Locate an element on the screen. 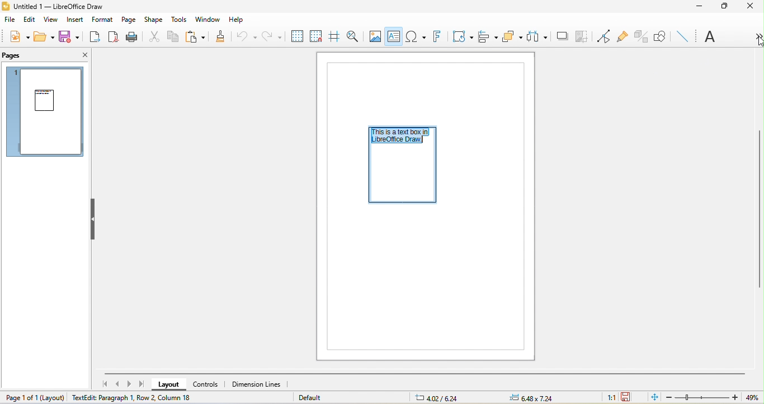 The width and height of the screenshot is (764, 404). close is located at coordinates (750, 8).